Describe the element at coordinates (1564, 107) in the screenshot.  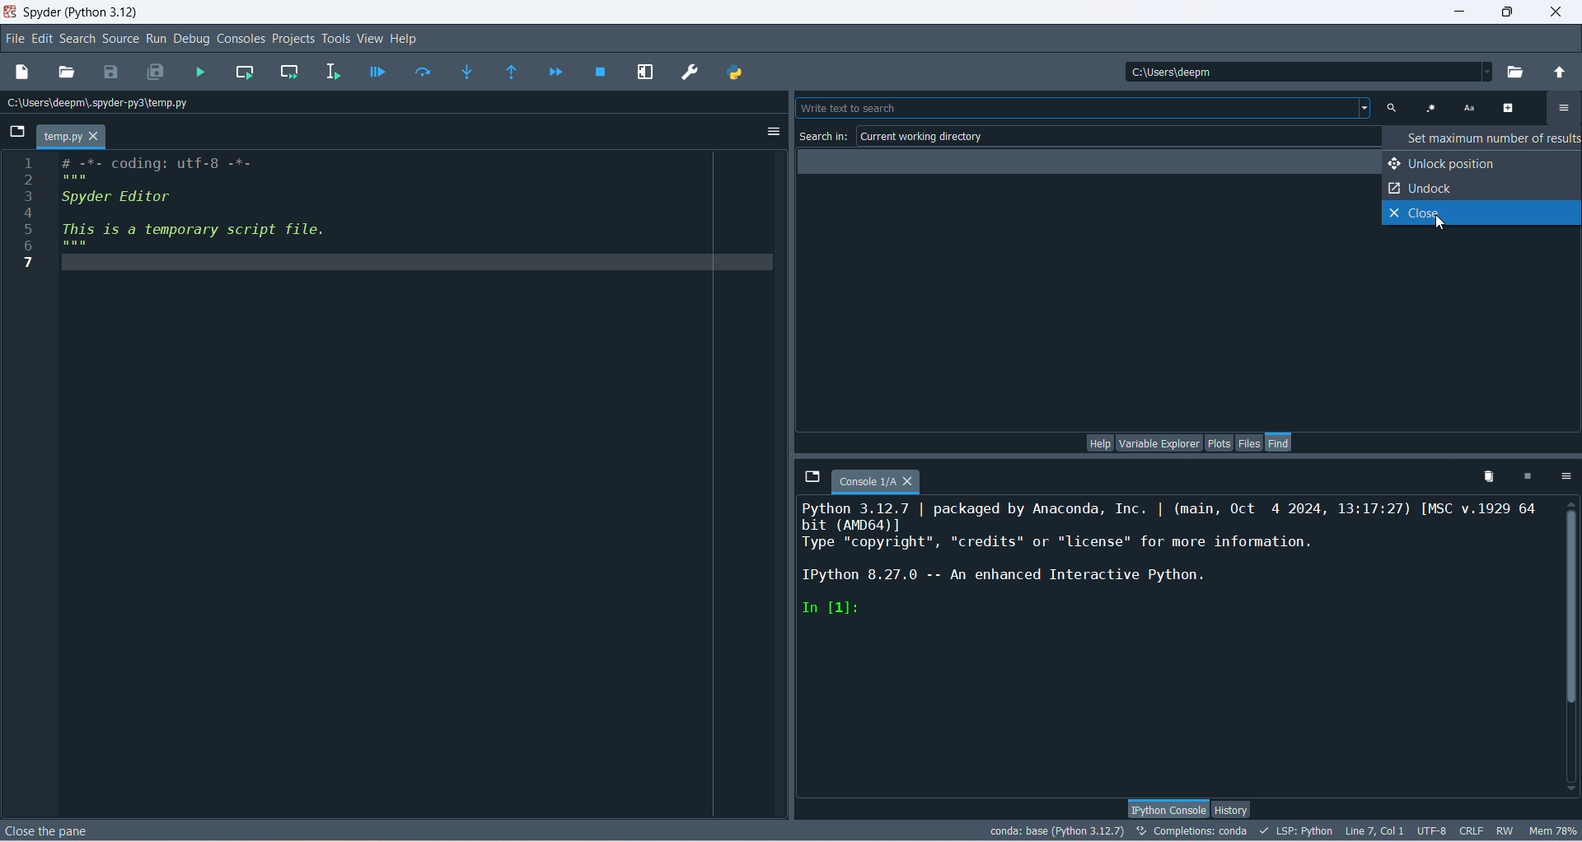
I see `options` at that location.